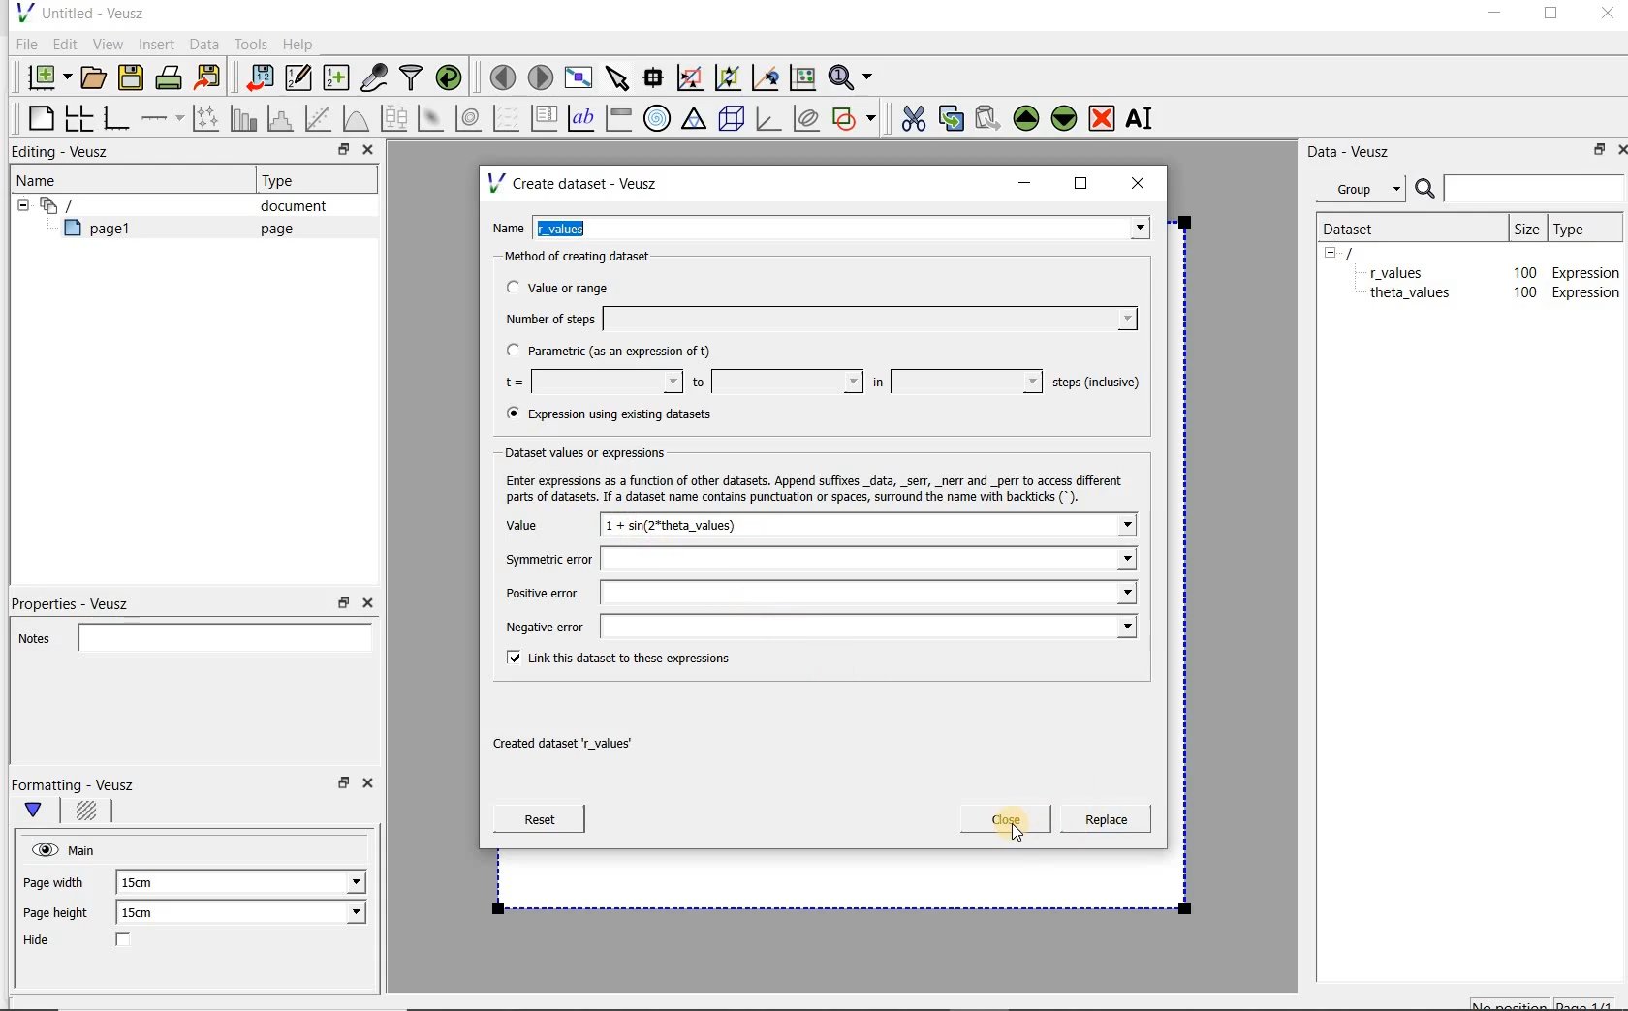 The width and height of the screenshot is (1628, 1011). What do you see at coordinates (453, 78) in the screenshot?
I see `reload linked datasets` at bounding box center [453, 78].